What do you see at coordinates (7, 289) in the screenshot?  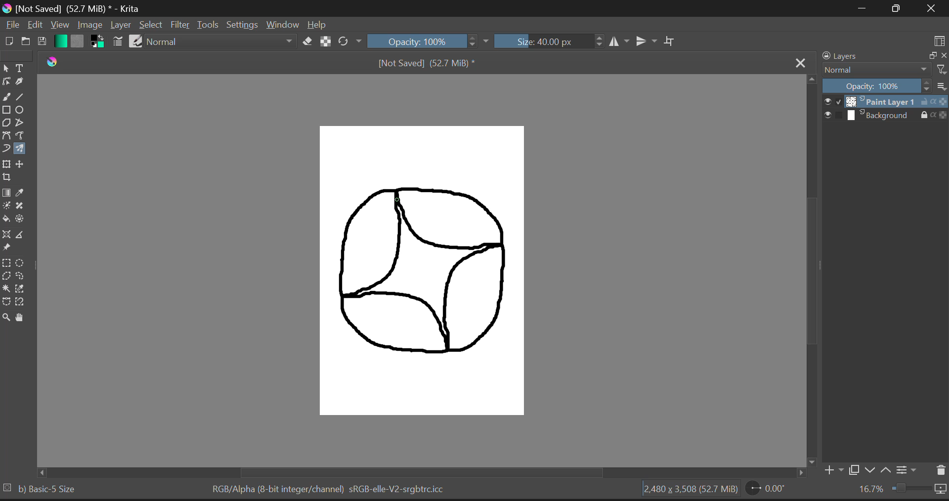 I see `Continuous Selection` at bounding box center [7, 289].